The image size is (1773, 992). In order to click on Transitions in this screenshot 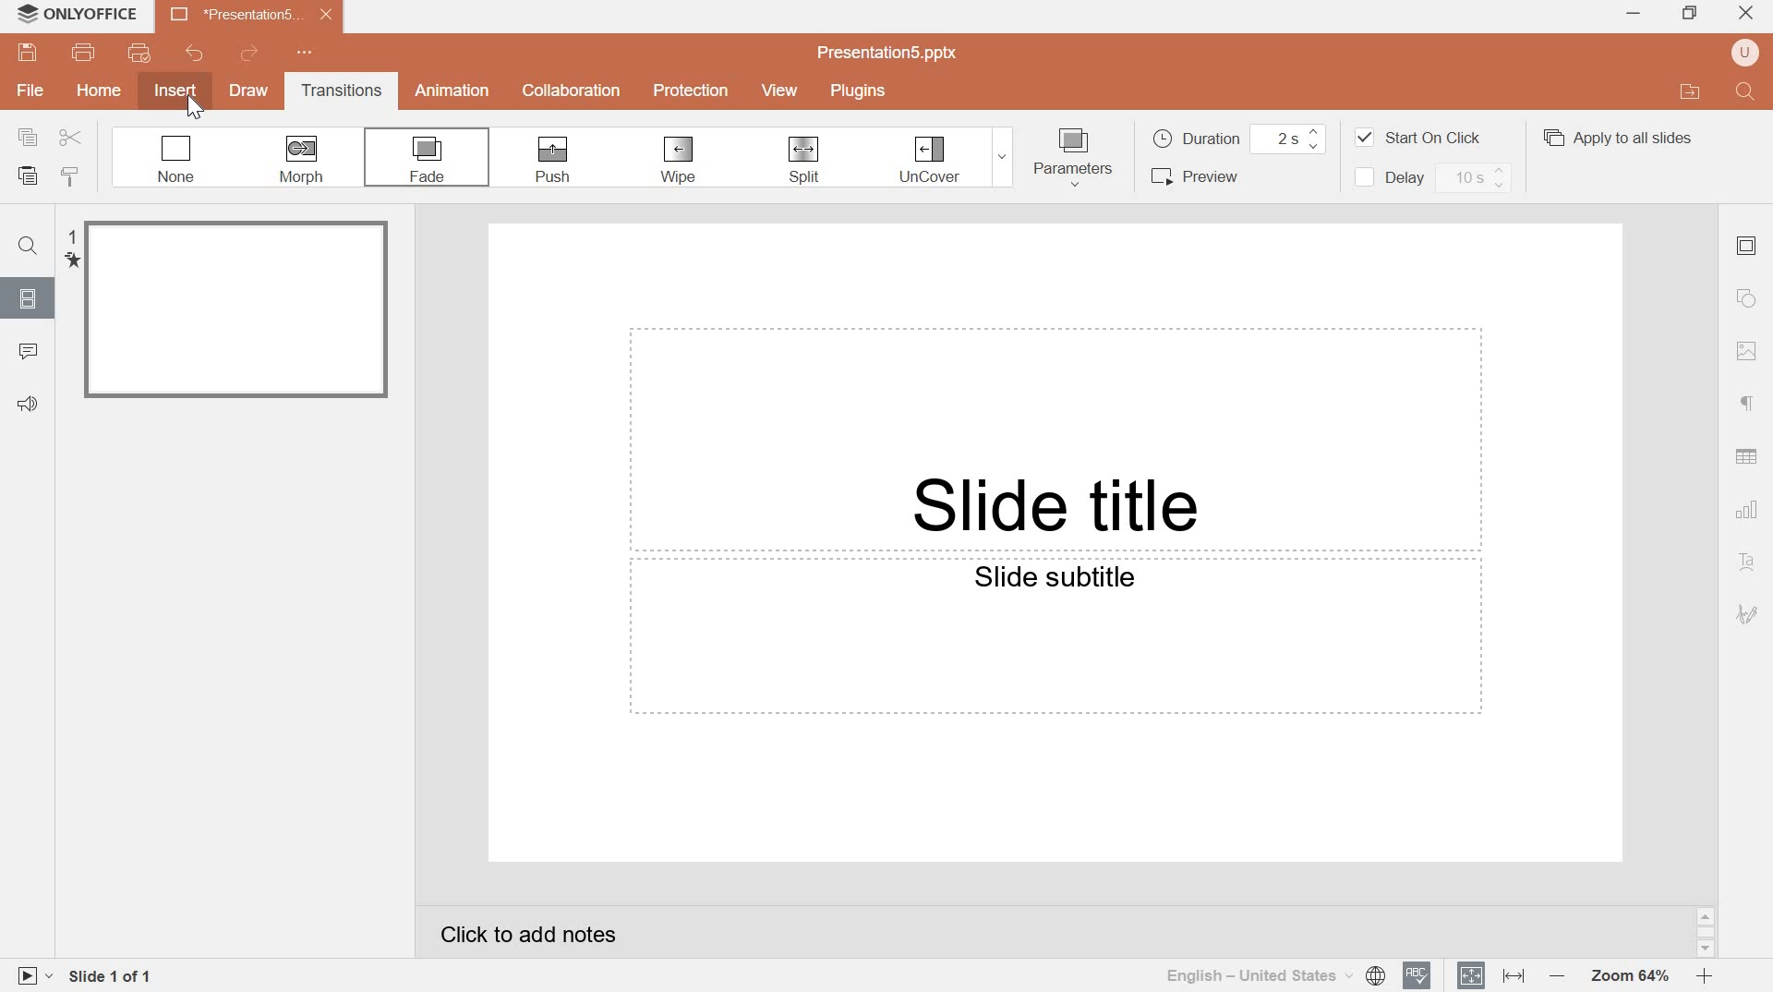, I will do `click(337, 90)`.